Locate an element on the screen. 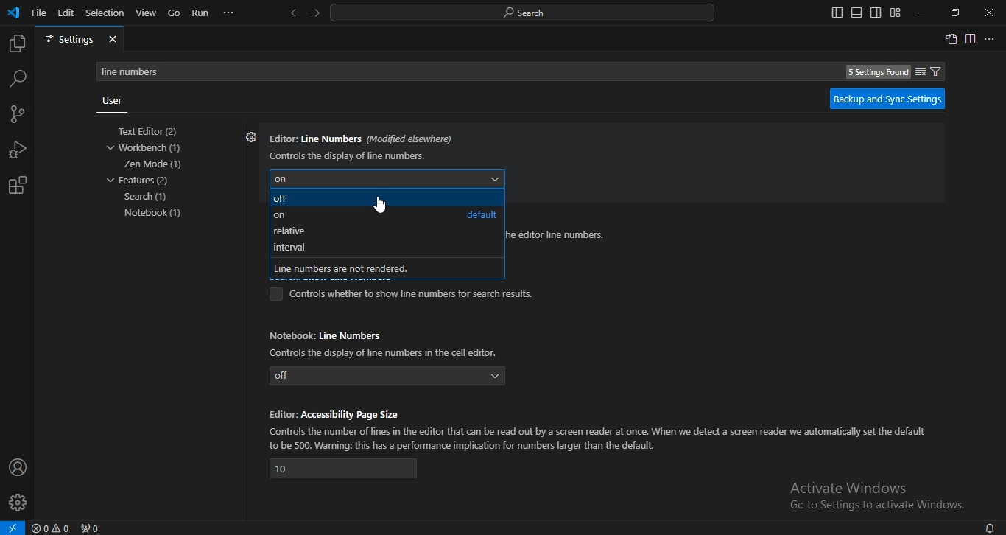 Image resolution: width=1006 pixels, height=535 pixels. off is located at coordinates (282, 200).